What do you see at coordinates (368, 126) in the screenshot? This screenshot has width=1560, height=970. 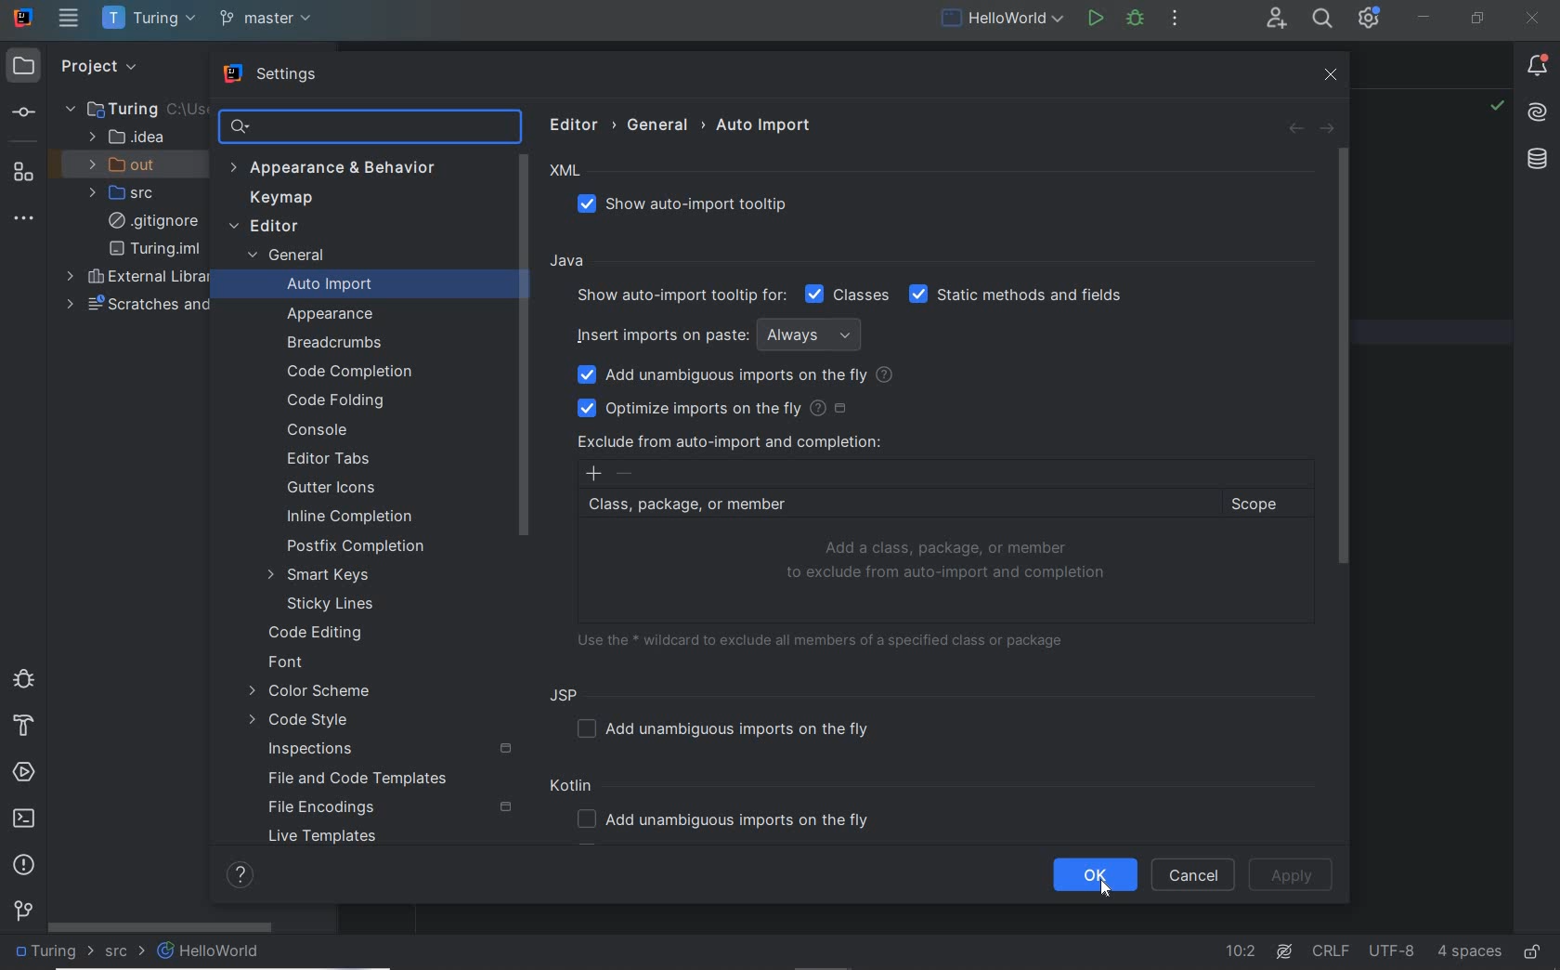 I see `RECENT SEARCH` at bounding box center [368, 126].